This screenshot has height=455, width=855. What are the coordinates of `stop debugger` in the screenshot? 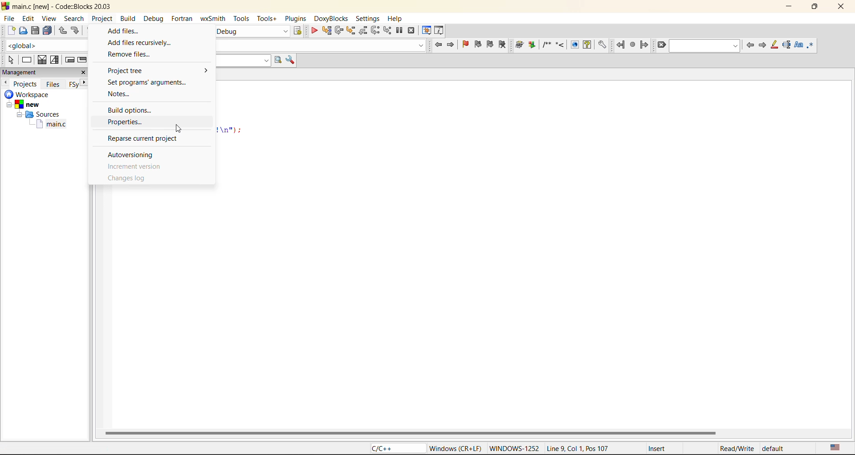 It's located at (411, 30).